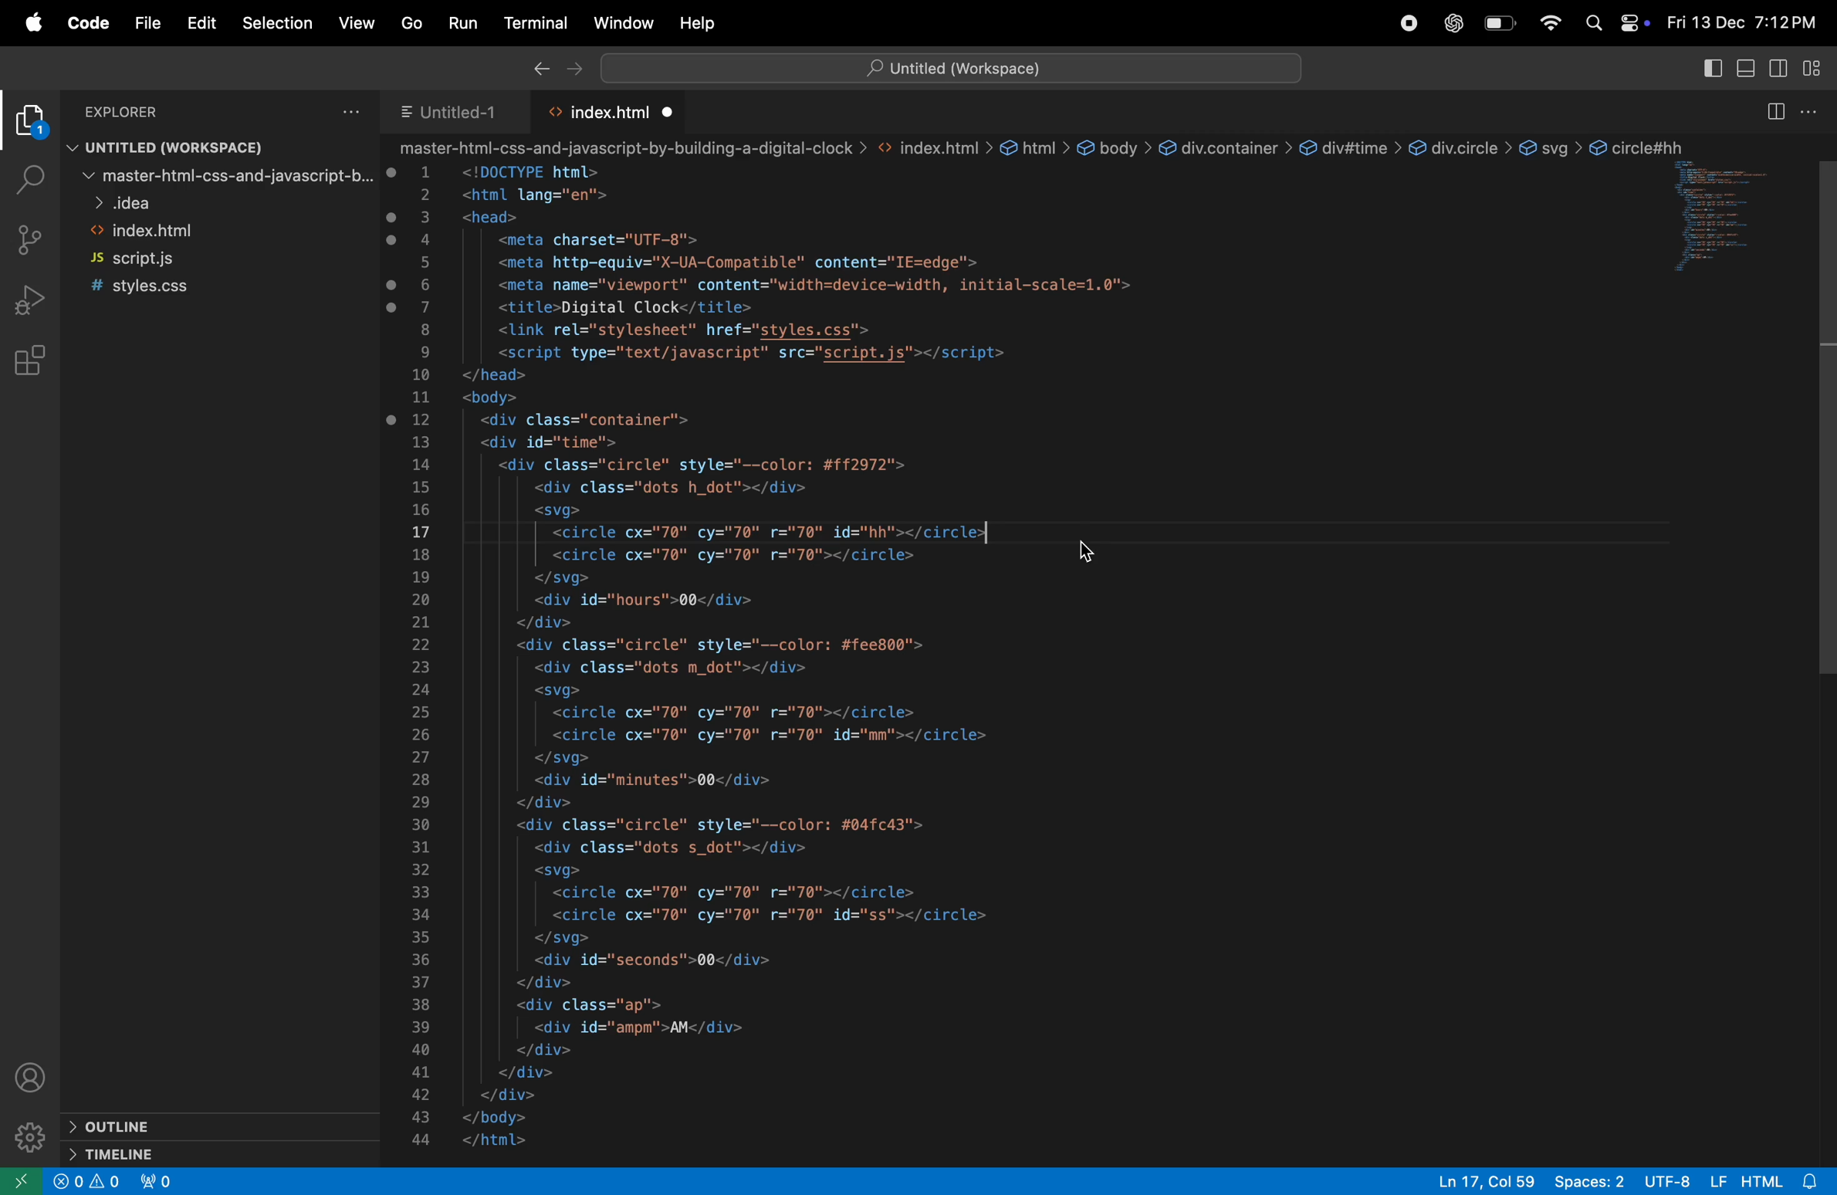 Image resolution: width=1837 pixels, height=1195 pixels. I want to click on no ports forwarded, so click(159, 1181).